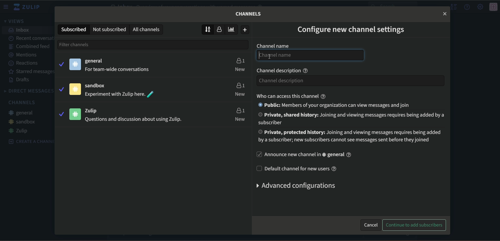  What do you see at coordinates (240, 94) in the screenshot?
I see `new` at bounding box center [240, 94].